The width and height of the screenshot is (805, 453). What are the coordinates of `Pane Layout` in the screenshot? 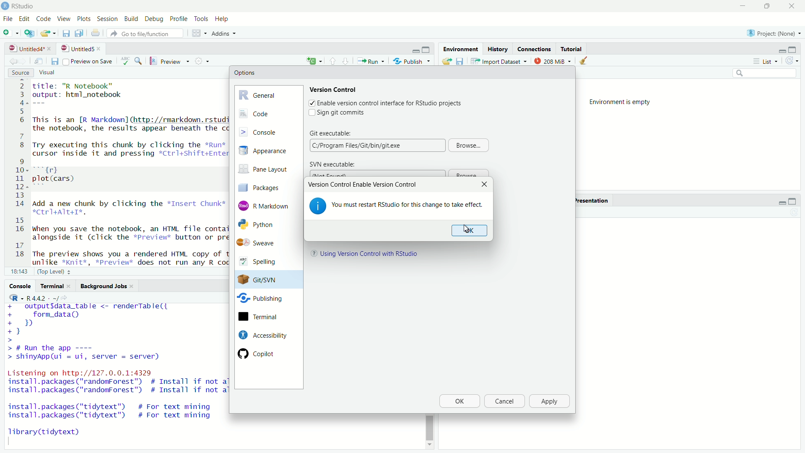 It's located at (266, 170).